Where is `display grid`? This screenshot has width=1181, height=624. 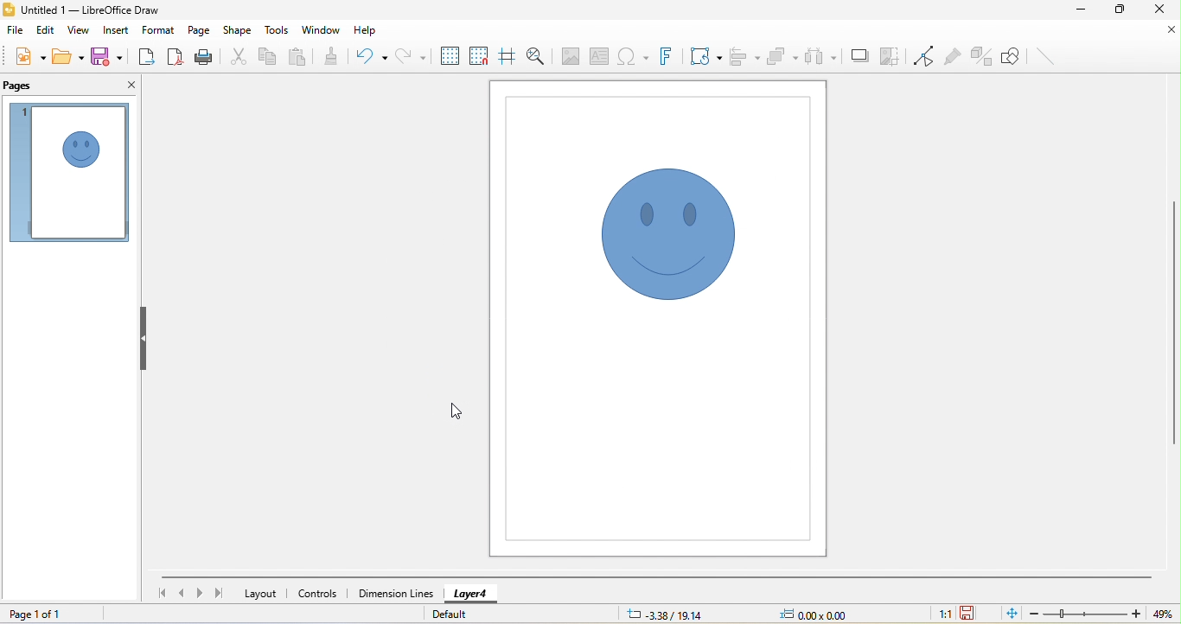 display grid is located at coordinates (451, 56).